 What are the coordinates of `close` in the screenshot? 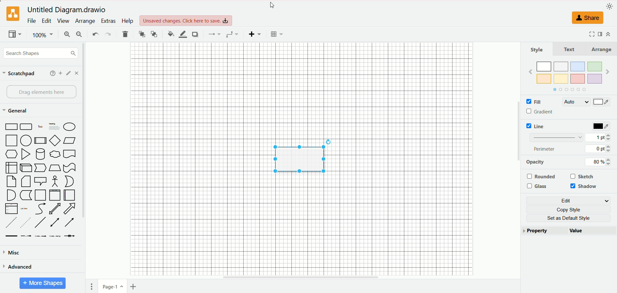 It's located at (76, 73).